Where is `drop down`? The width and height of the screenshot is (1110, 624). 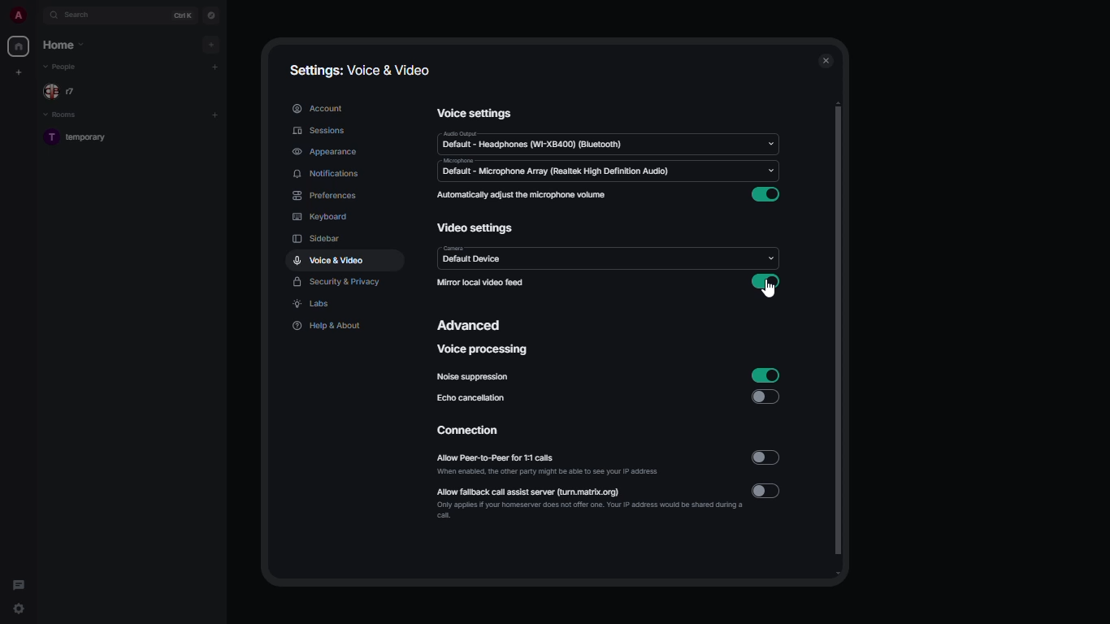 drop down is located at coordinates (770, 143).